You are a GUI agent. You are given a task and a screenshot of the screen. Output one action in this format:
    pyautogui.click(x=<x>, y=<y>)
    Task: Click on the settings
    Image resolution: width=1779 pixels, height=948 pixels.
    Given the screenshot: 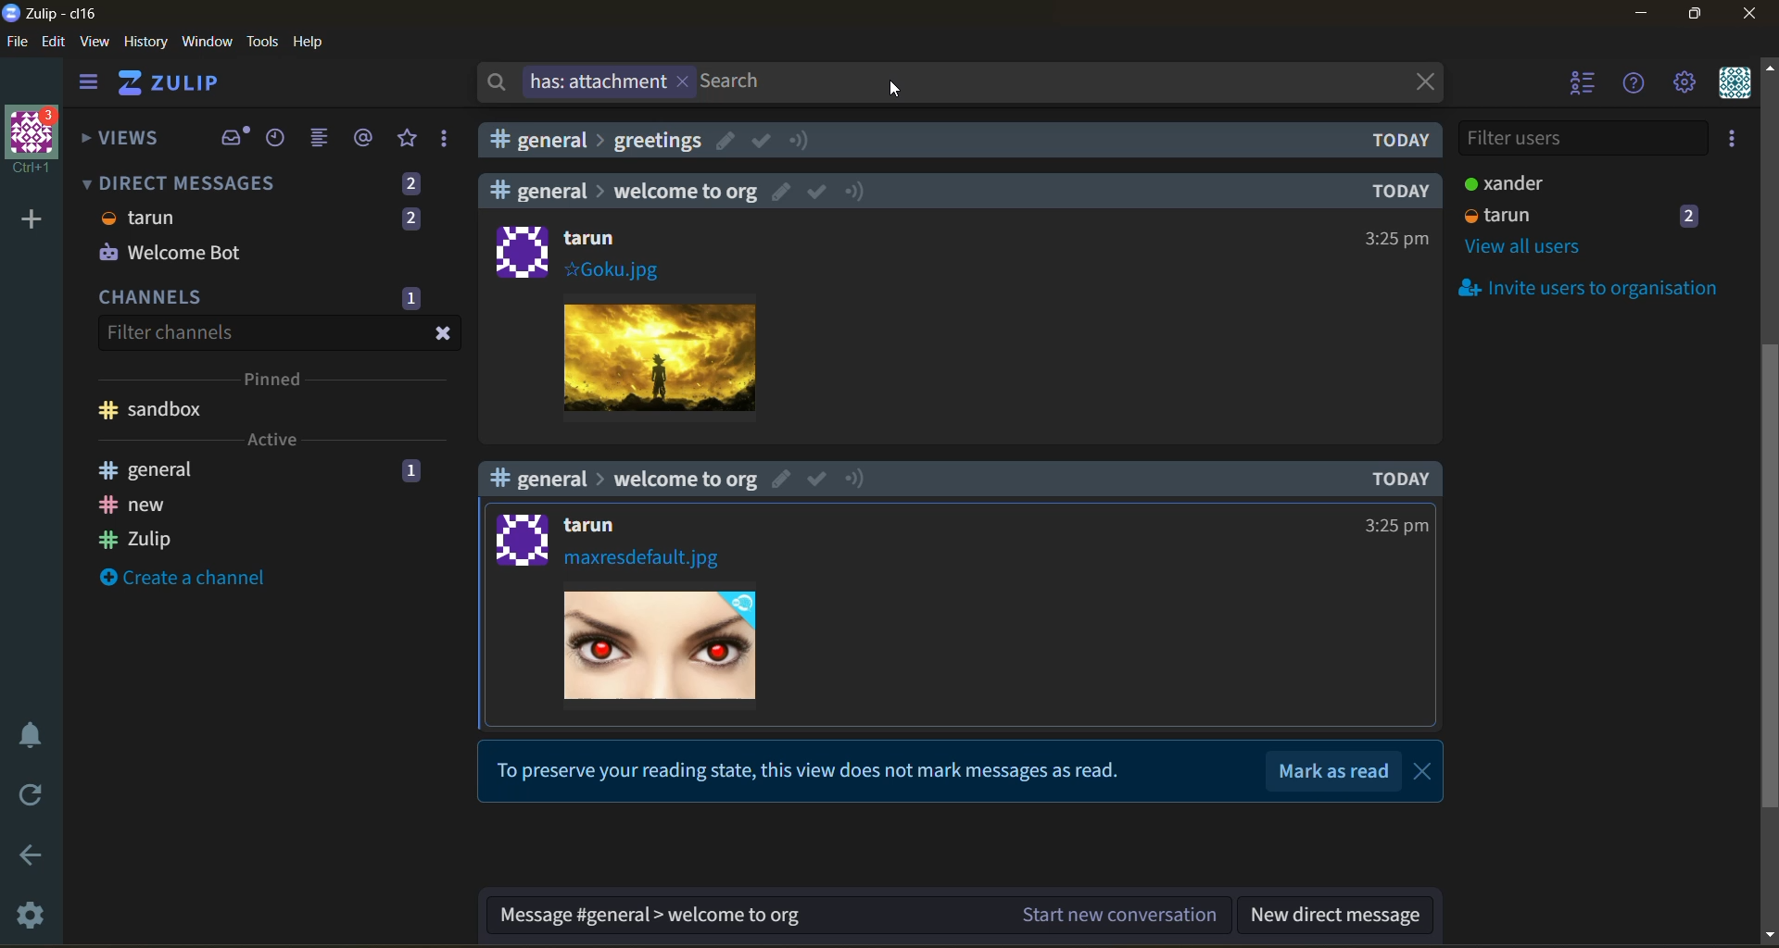 What is the action you would take?
    pyautogui.click(x=36, y=912)
    